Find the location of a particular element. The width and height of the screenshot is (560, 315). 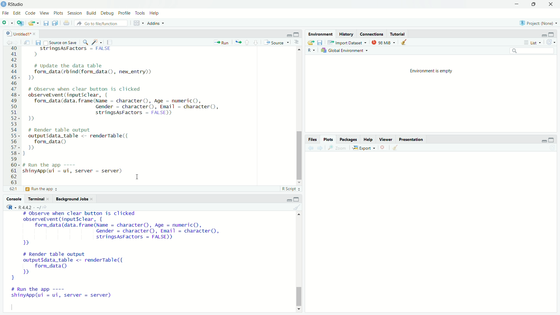

environment is empty is located at coordinates (427, 70).